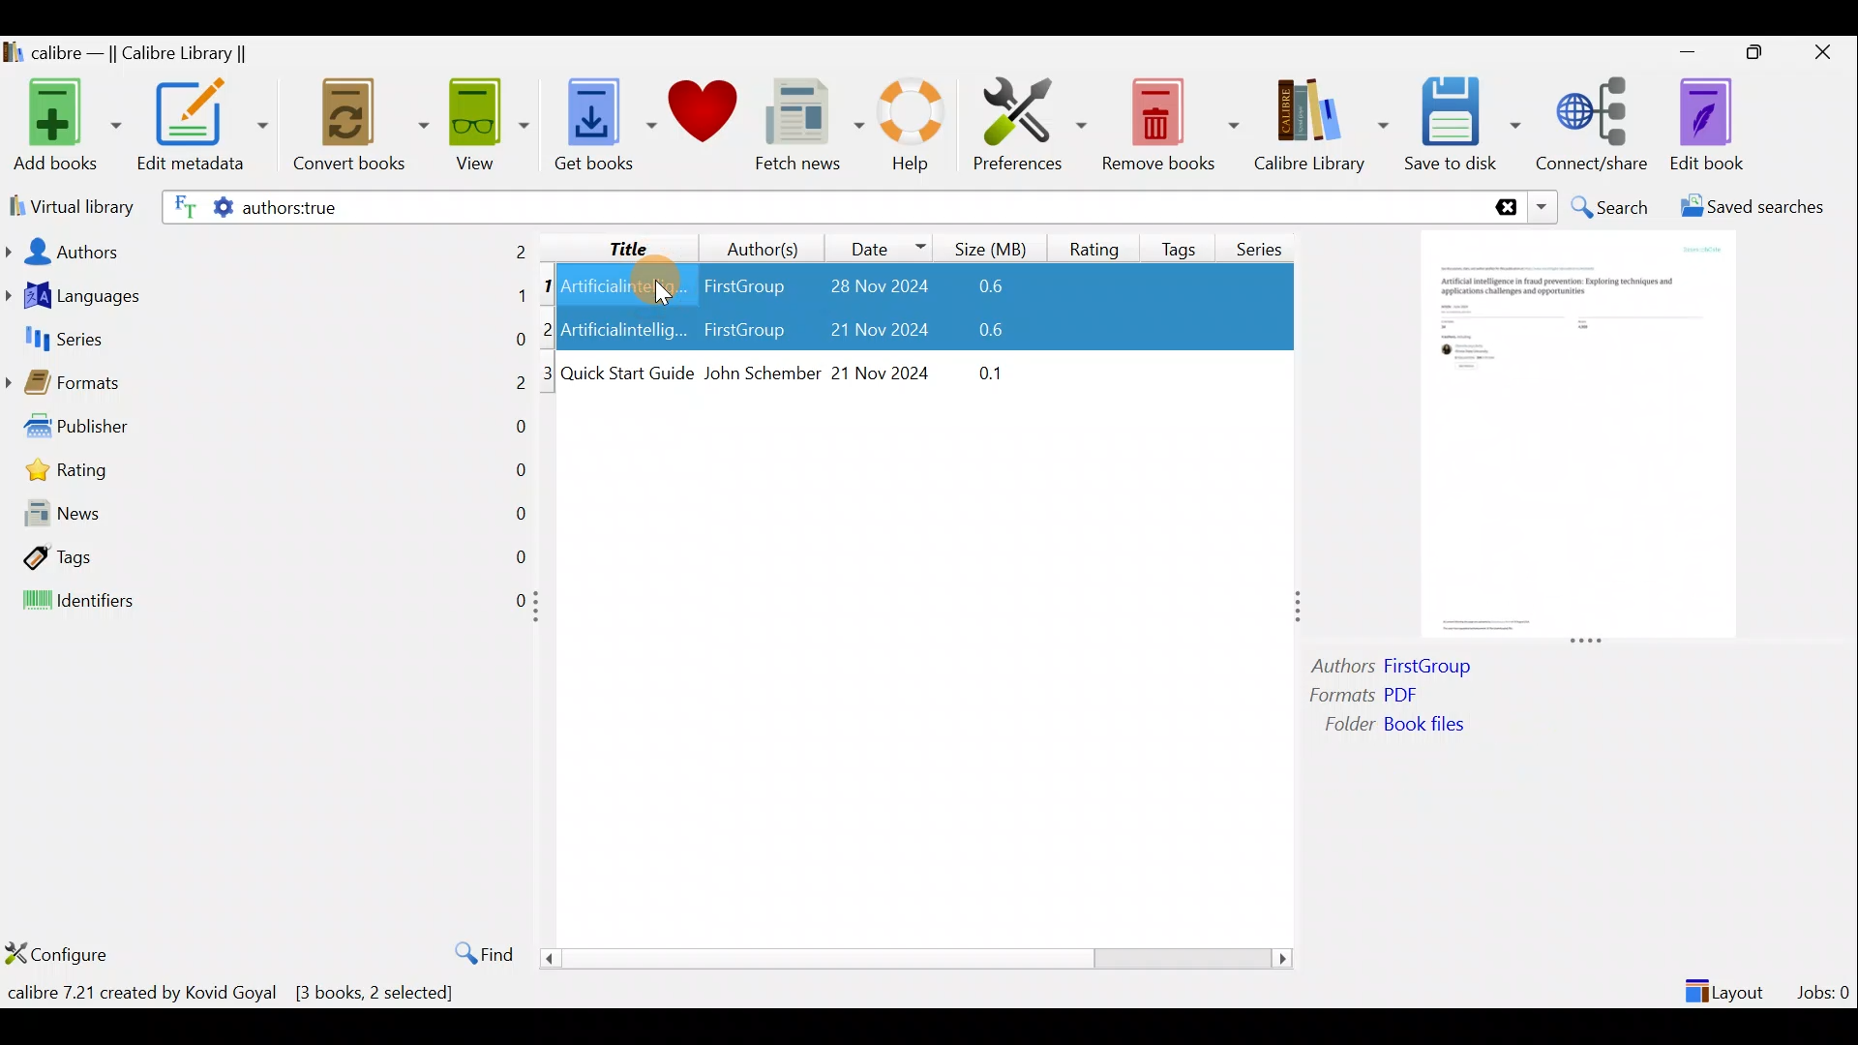  What do you see at coordinates (1183, 241) in the screenshot?
I see `Tags` at bounding box center [1183, 241].